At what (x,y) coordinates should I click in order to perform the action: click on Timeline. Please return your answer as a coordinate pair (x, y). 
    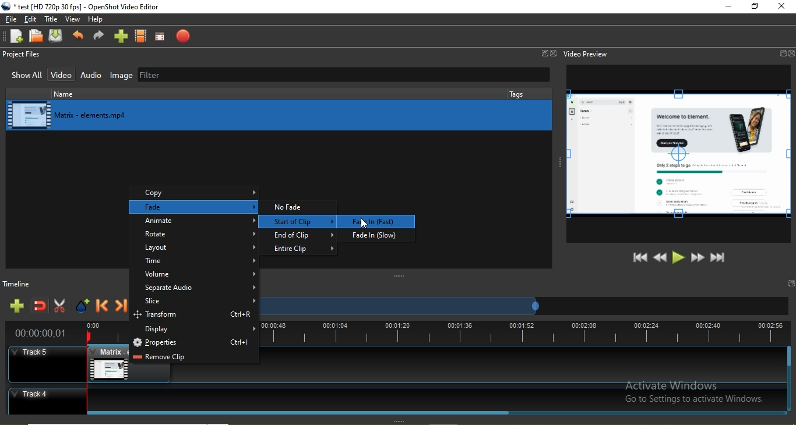
    Looking at the image, I should click on (22, 283).